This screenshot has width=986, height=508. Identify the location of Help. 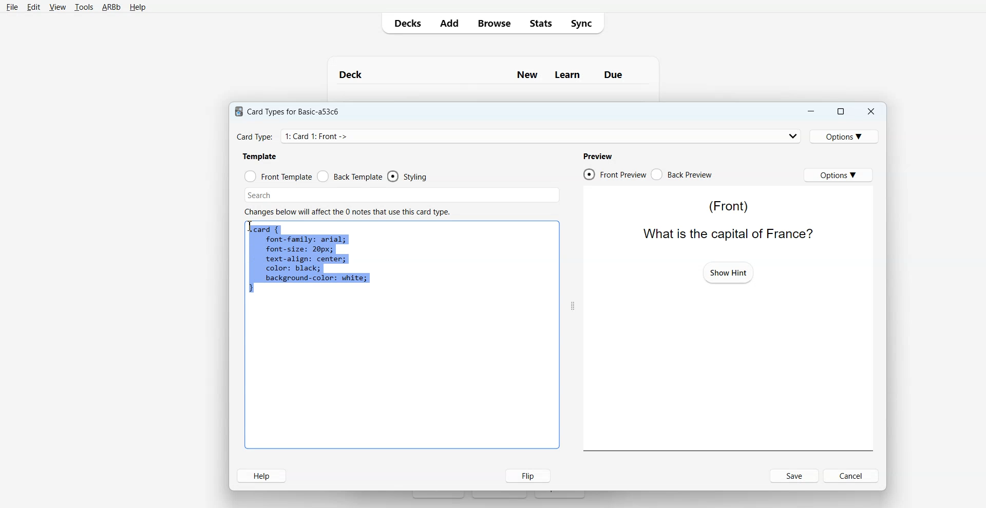
(138, 8).